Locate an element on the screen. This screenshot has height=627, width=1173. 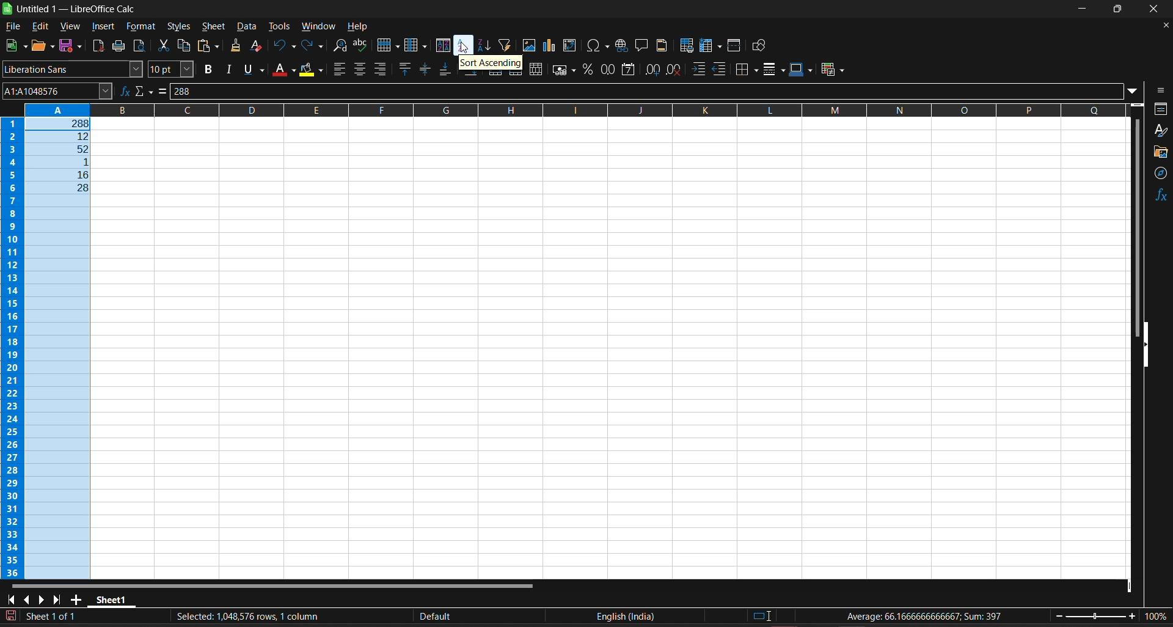
export directly as PDF is located at coordinates (98, 48).